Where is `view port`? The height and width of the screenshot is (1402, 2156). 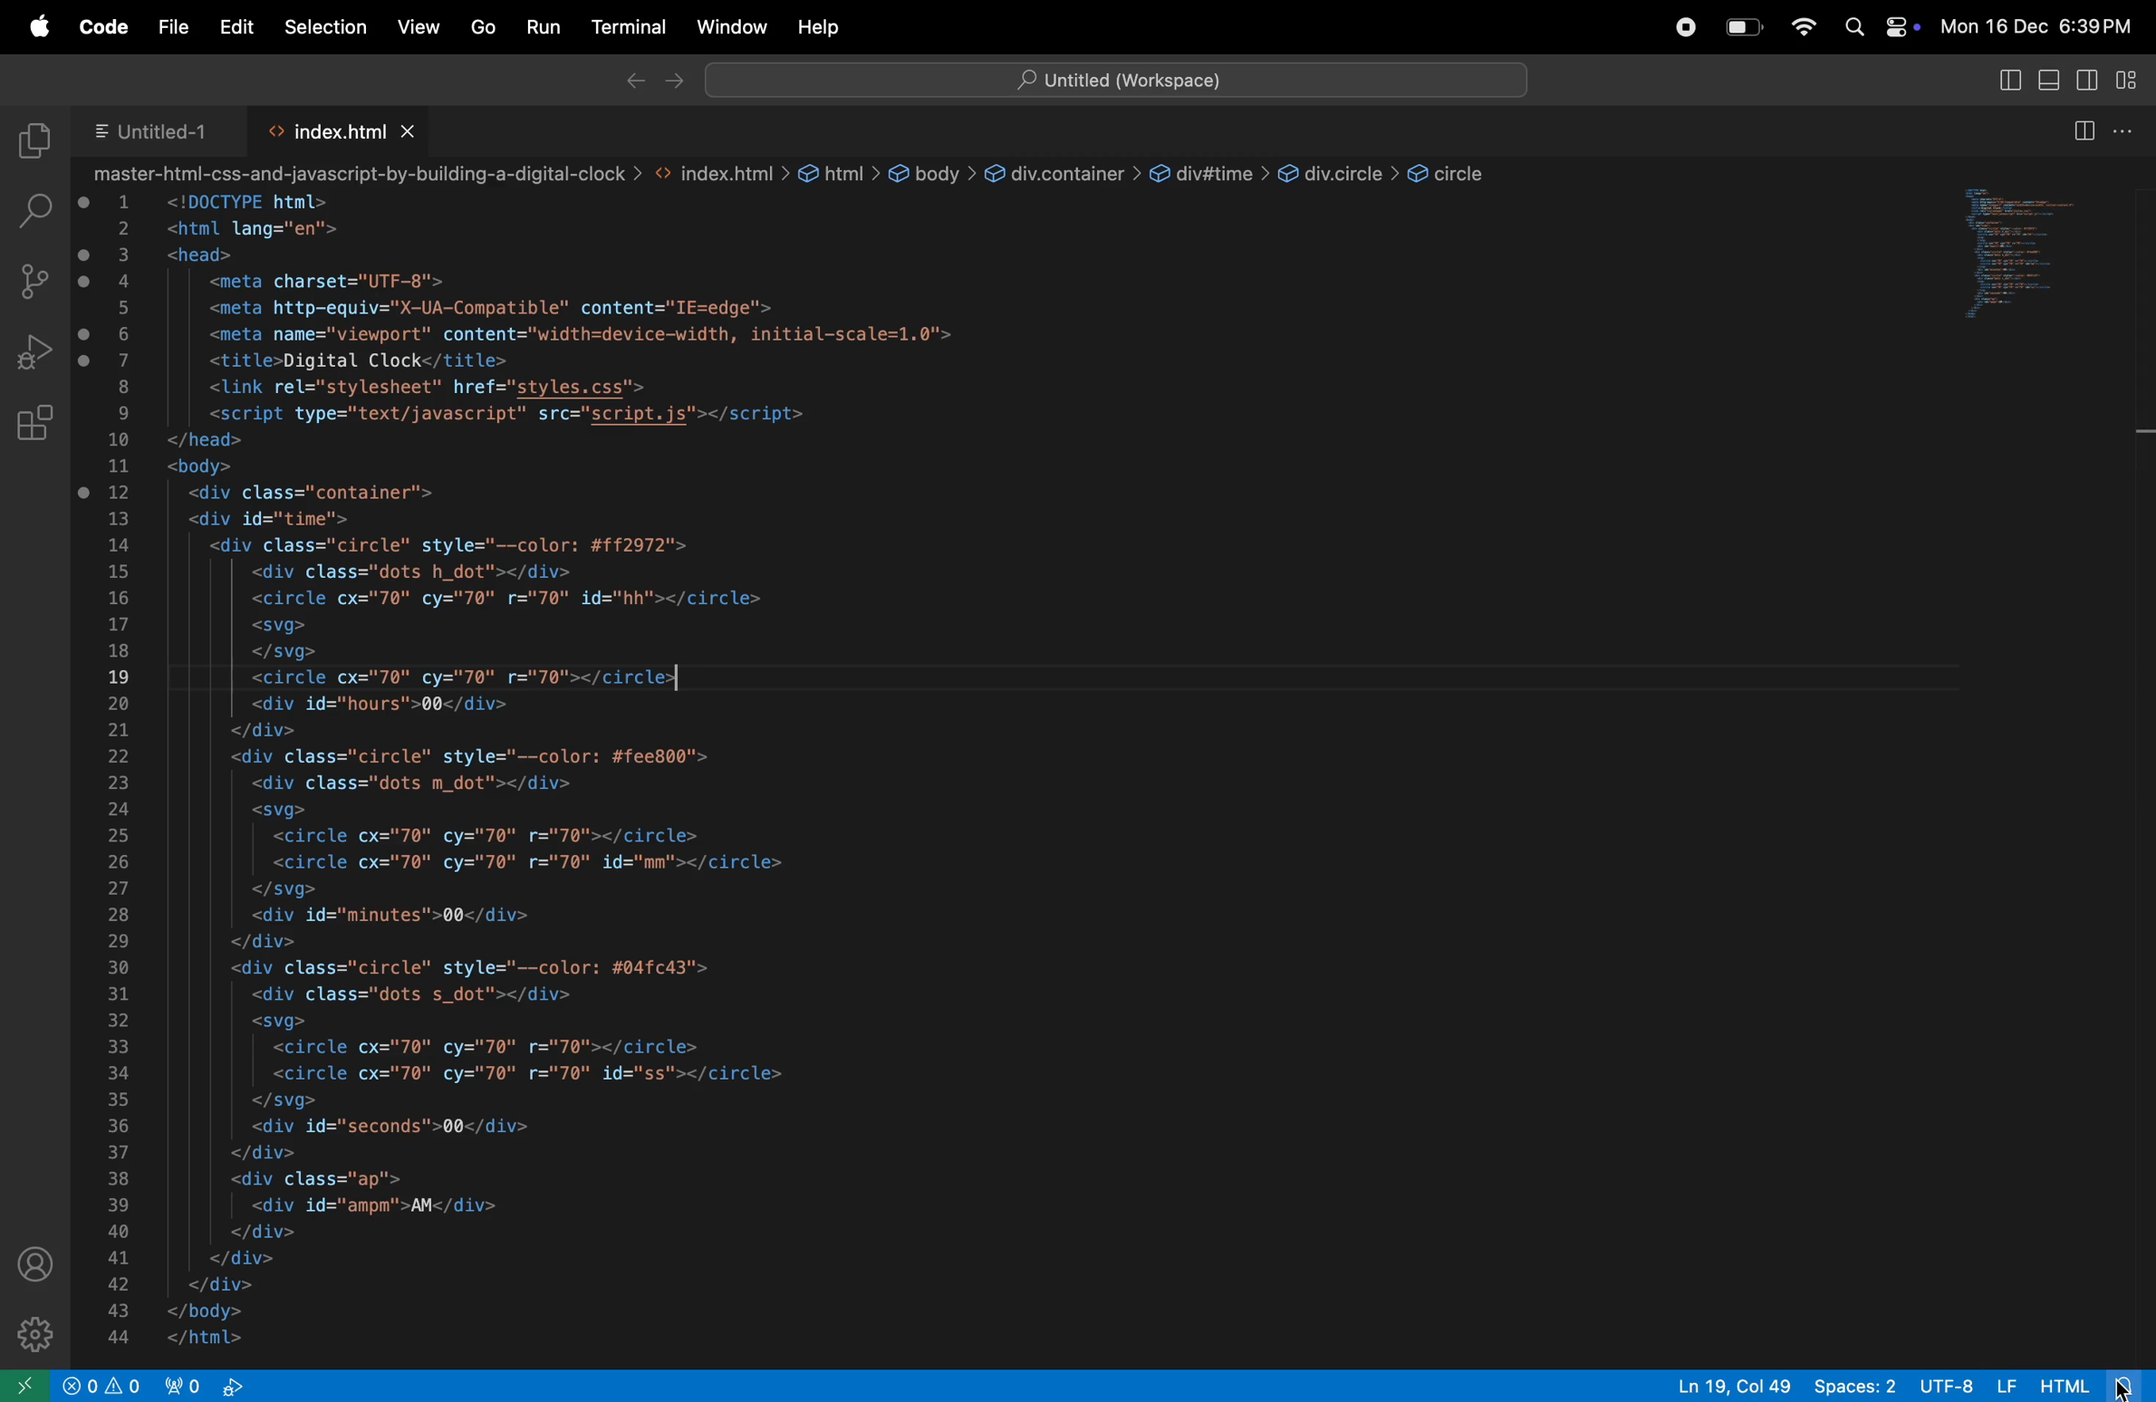 view port is located at coordinates (217, 1383).